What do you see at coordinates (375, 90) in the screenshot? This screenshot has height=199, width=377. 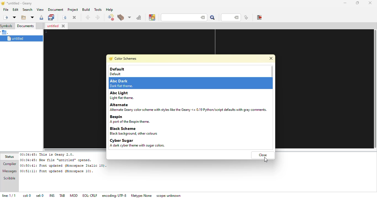 I see `vertical slide bar` at bounding box center [375, 90].